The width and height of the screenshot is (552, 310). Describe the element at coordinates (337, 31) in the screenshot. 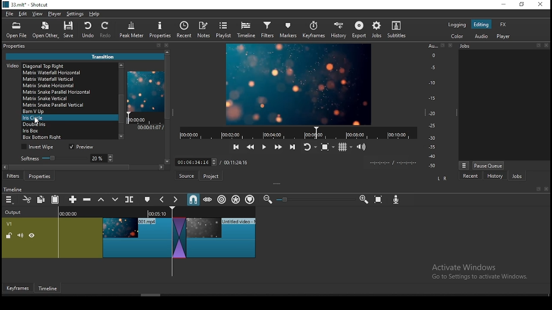

I see `history` at that location.